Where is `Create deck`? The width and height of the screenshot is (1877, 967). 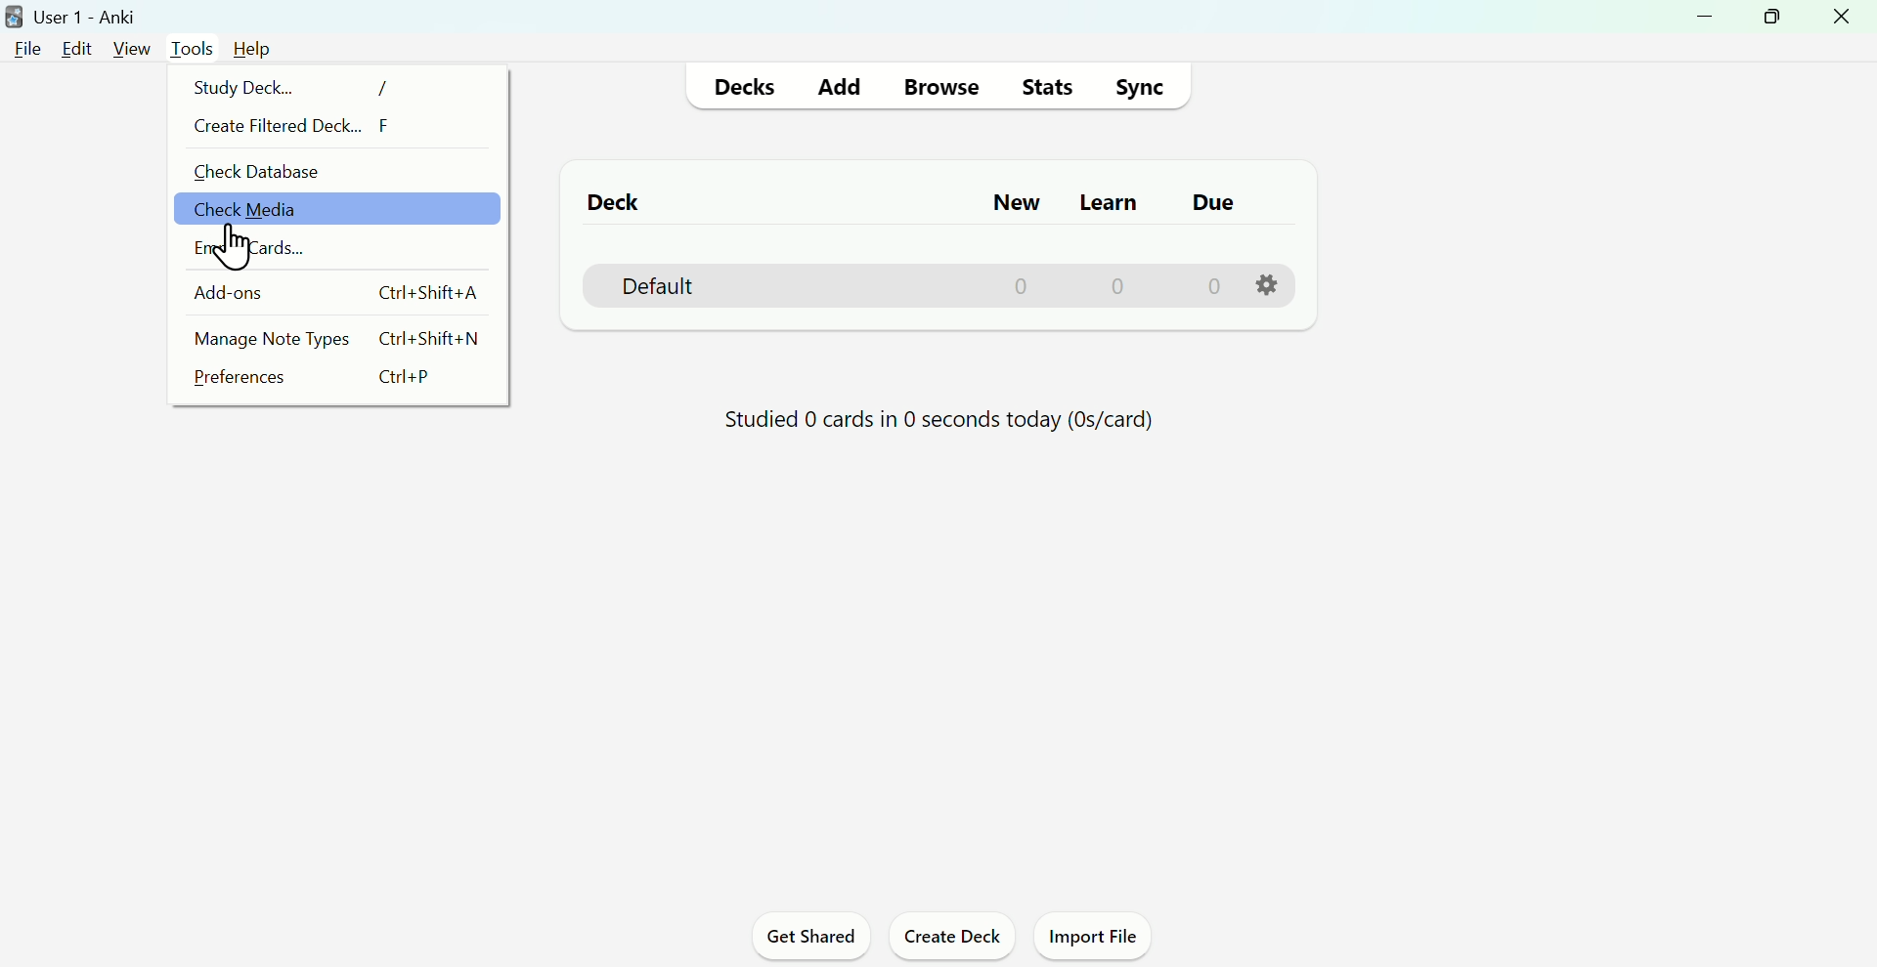
Create deck is located at coordinates (955, 937).